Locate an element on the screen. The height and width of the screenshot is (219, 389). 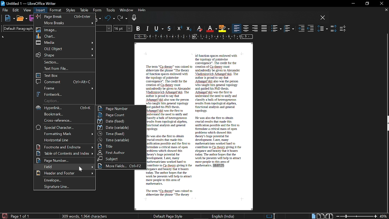
cross reference is located at coordinates (64, 120).